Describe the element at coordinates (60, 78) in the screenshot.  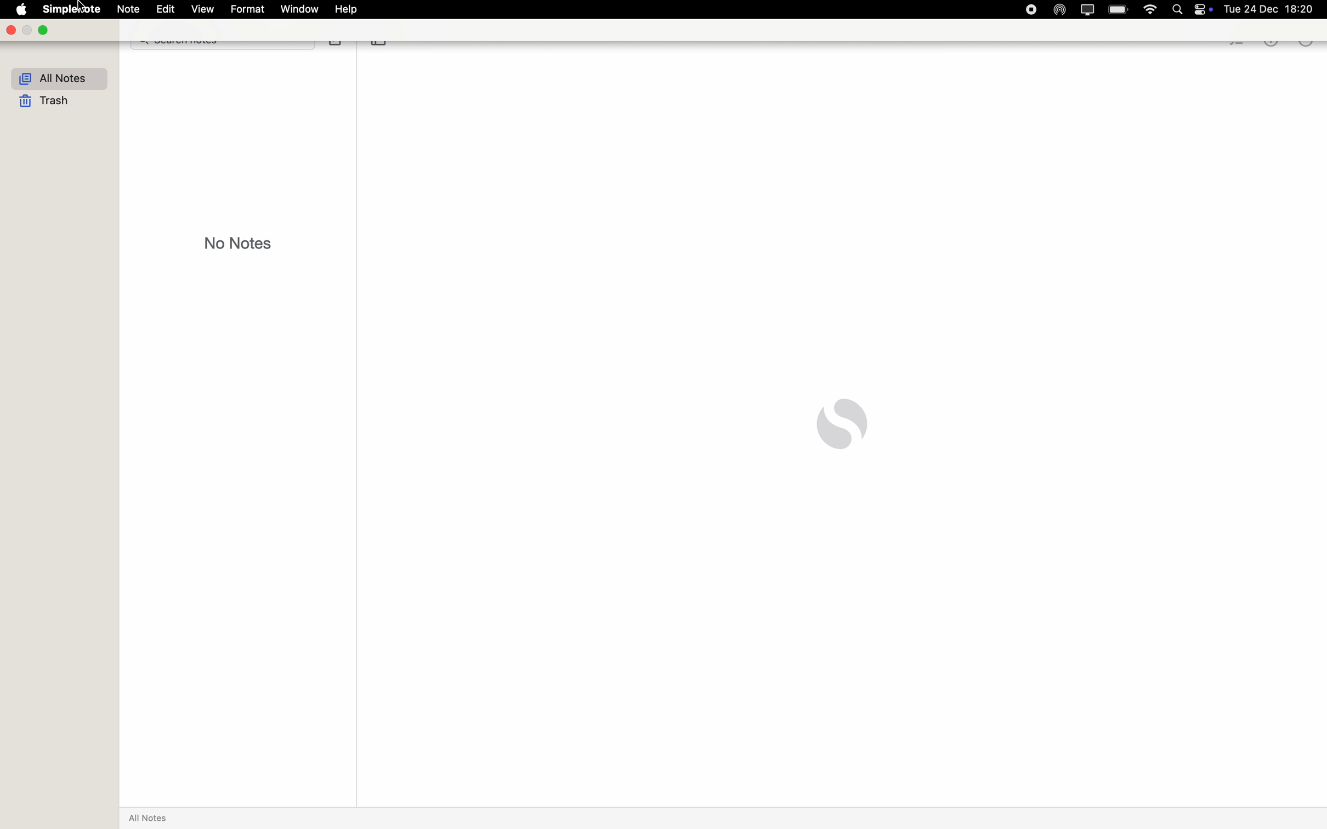
I see `all notes` at that location.